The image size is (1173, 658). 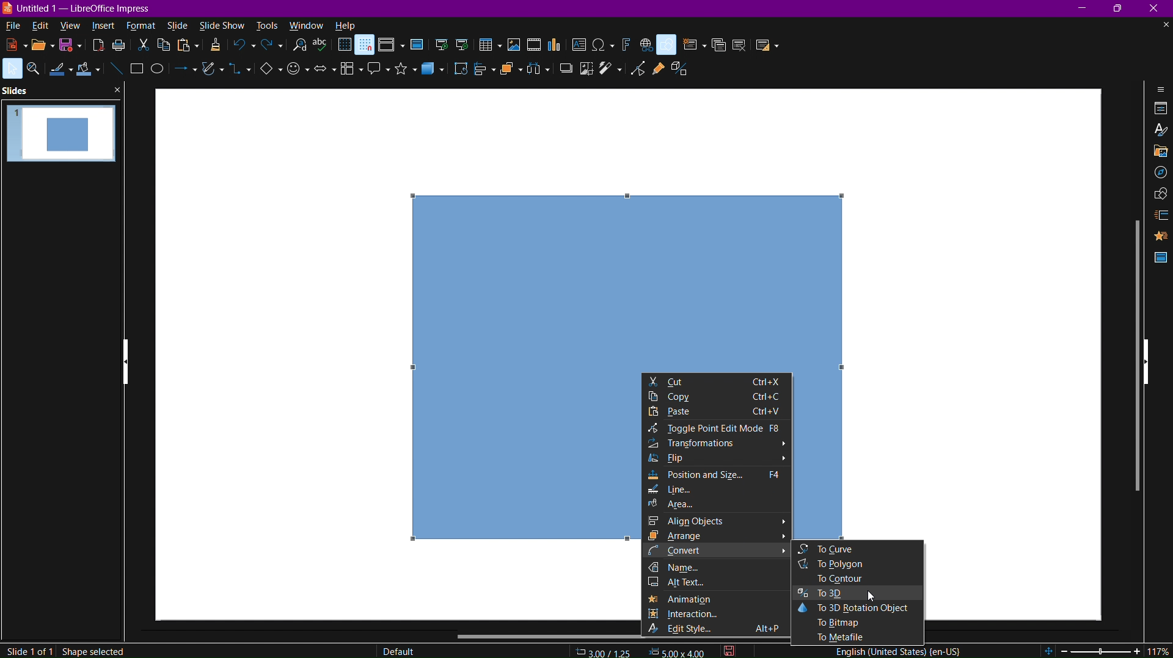 What do you see at coordinates (60, 72) in the screenshot?
I see `Line Color` at bounding box center [60, 72].